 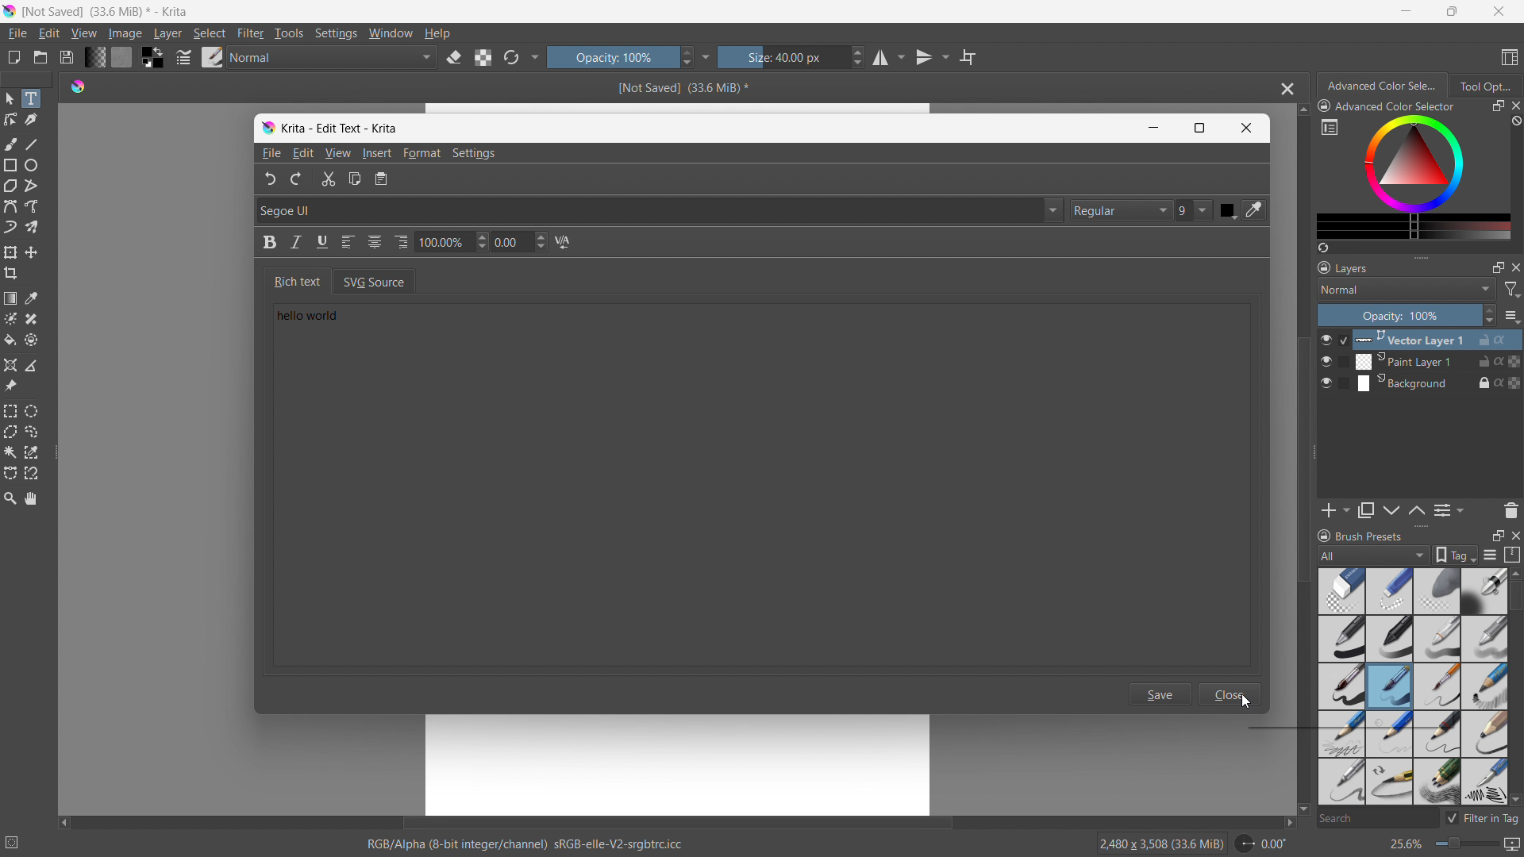 I want to click on brush presets, so click(x=1360, y=535).